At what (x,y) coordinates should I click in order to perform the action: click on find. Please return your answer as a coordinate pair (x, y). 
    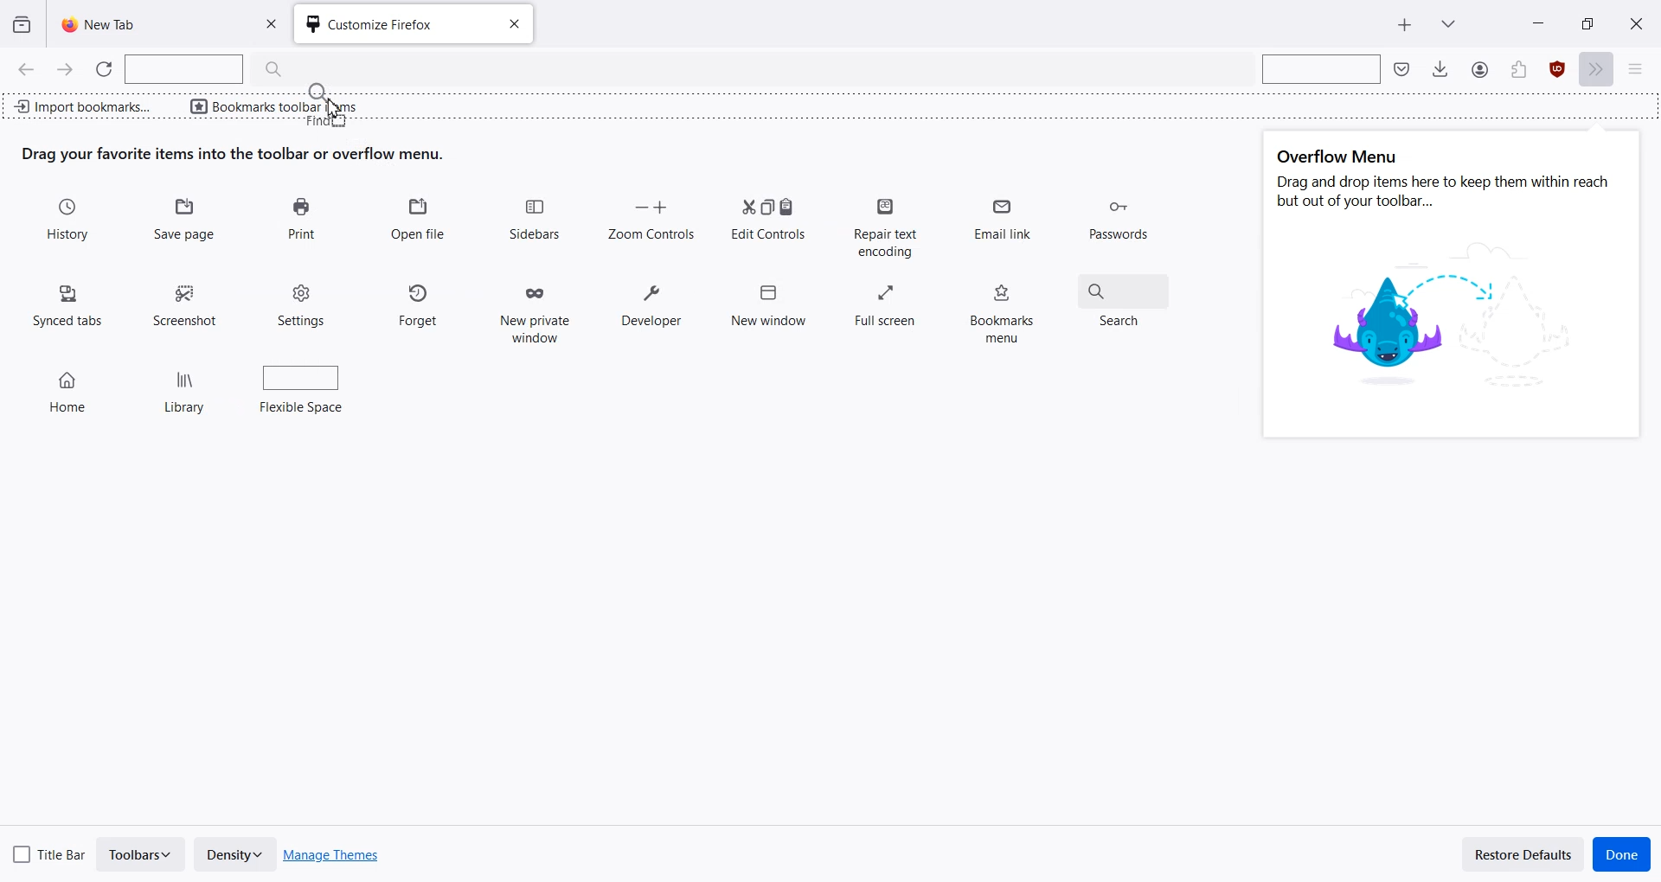
    Looking at the image, I should click on (326, 125).